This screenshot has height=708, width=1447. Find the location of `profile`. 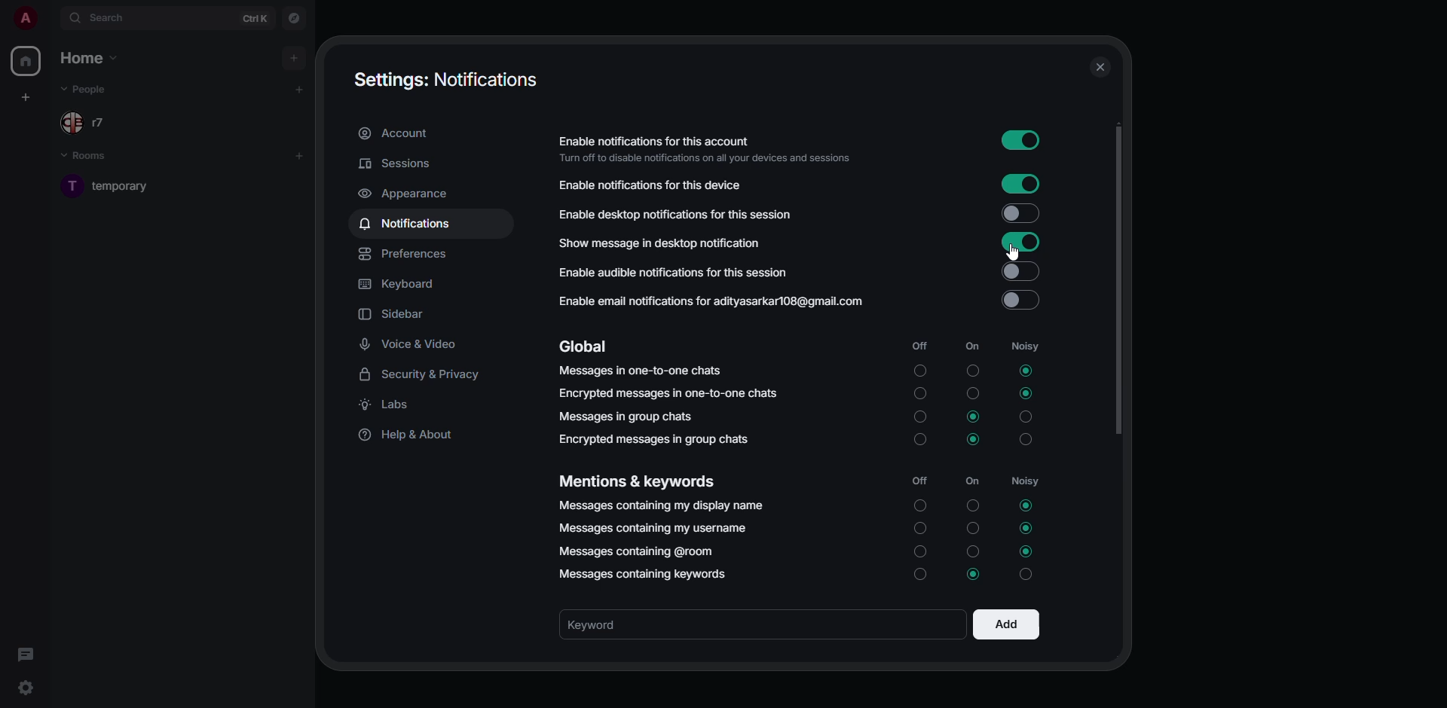

profile is located at coordinates (23, 18).